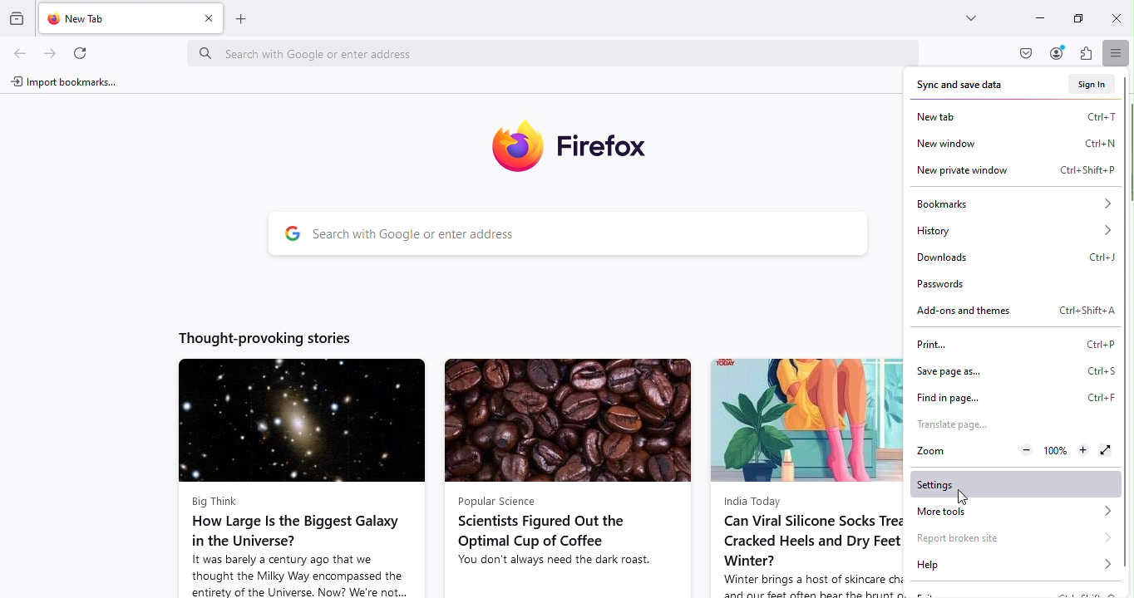 The image size is (1134, 598). Describe the element at coordinates (1087, 53) in the screenshot. I see `Extensions` at that location.